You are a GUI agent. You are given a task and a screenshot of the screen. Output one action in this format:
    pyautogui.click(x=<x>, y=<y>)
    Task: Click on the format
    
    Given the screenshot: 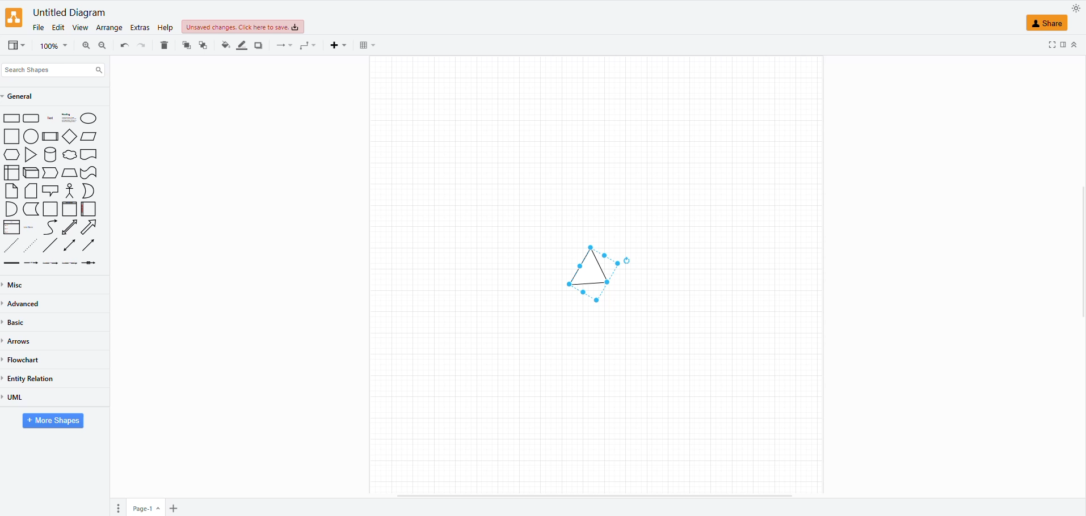 What is the action you would take?
    pyautogui.click(x=1062, y=46)
    